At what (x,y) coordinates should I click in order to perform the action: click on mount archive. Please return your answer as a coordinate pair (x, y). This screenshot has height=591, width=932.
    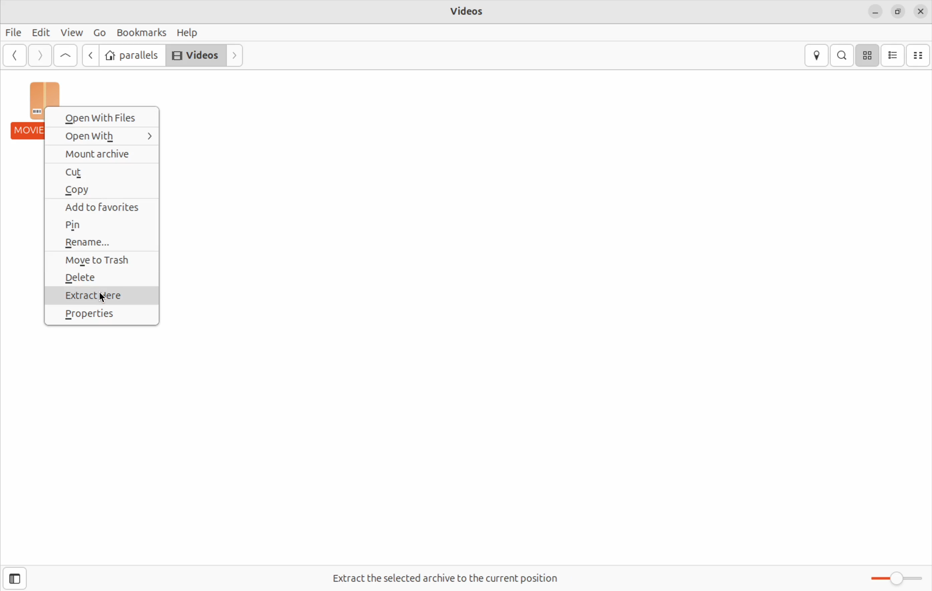
    Looking at the image, I should click on (105, 153).